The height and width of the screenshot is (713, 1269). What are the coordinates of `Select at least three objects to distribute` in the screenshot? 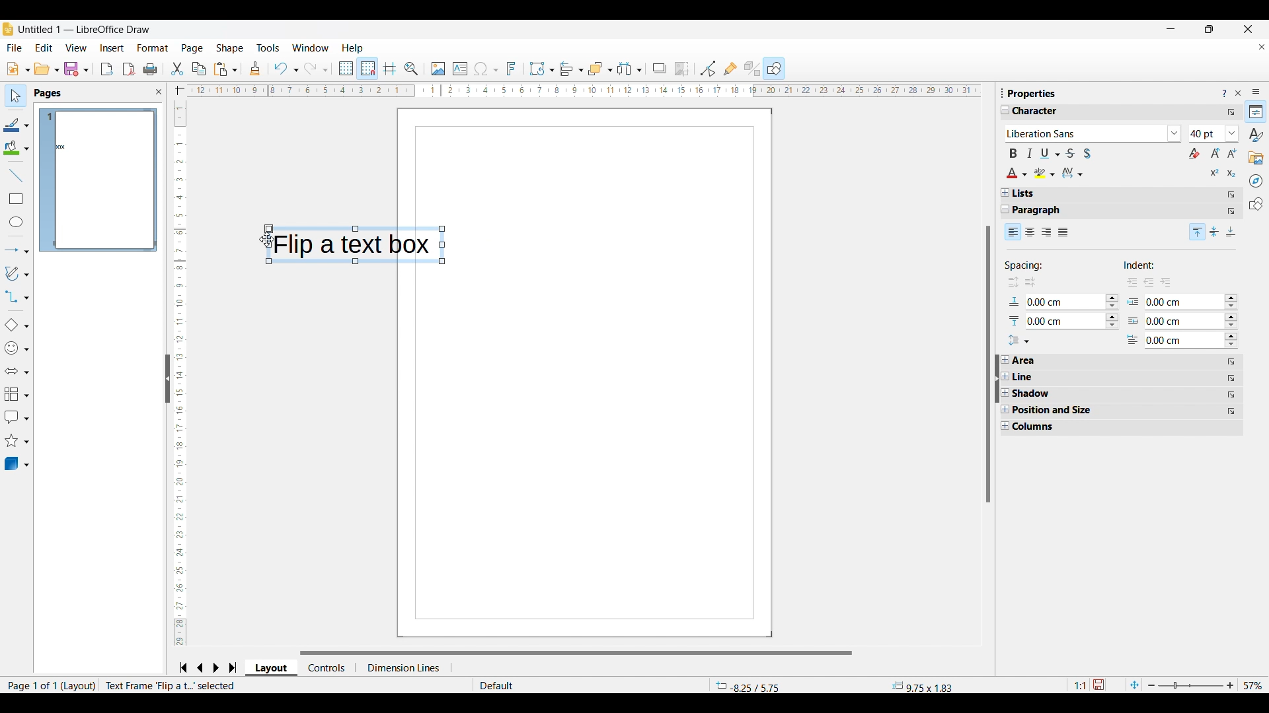 It's located at (629, 69).